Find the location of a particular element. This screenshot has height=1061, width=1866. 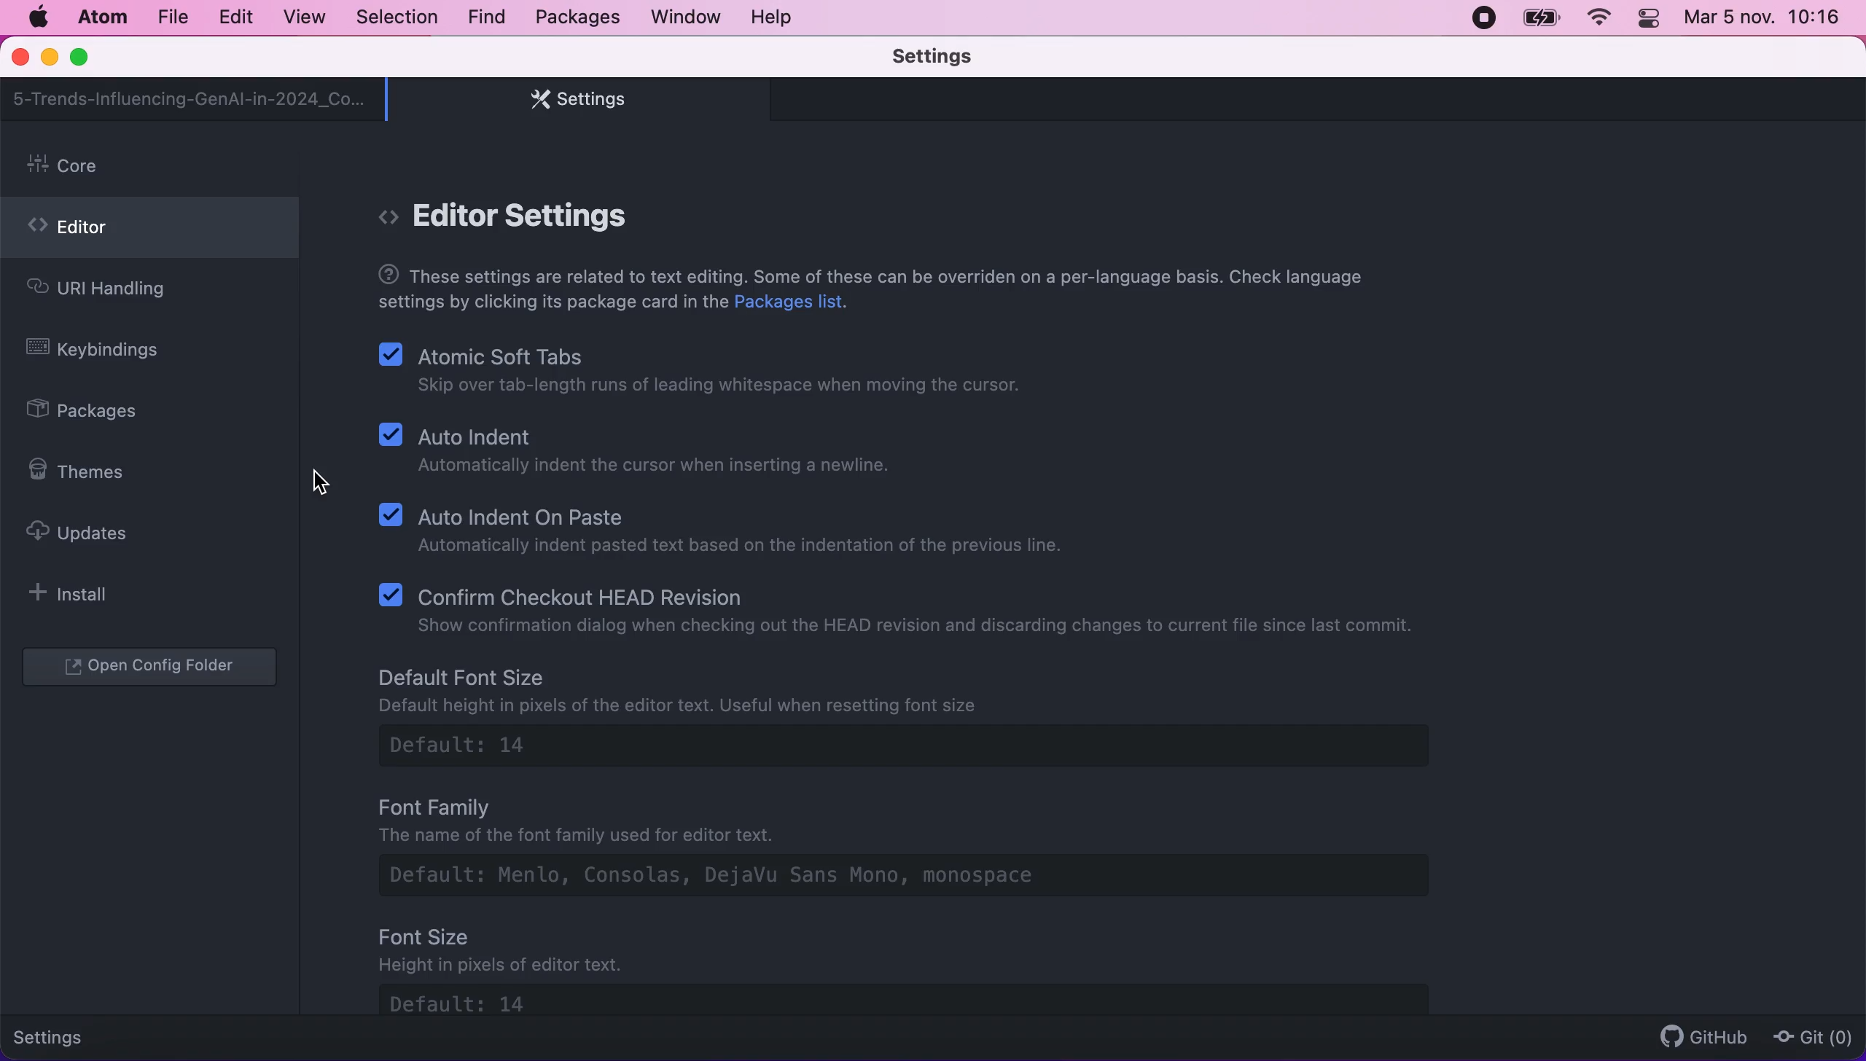

font size is located at coordinates (937, 971).